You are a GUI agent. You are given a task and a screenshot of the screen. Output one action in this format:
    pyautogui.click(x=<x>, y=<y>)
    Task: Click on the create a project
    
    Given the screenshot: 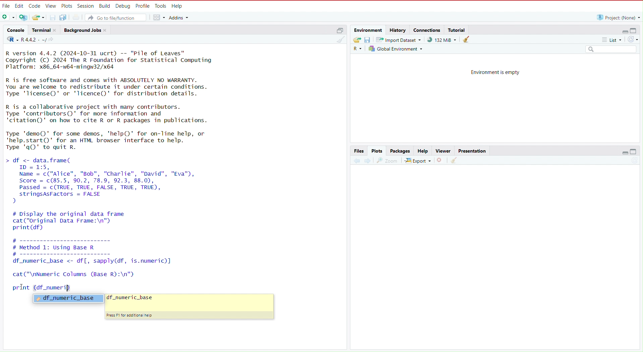 What is the action you would take?
    pyautogui.click(x=23, y=17)
    